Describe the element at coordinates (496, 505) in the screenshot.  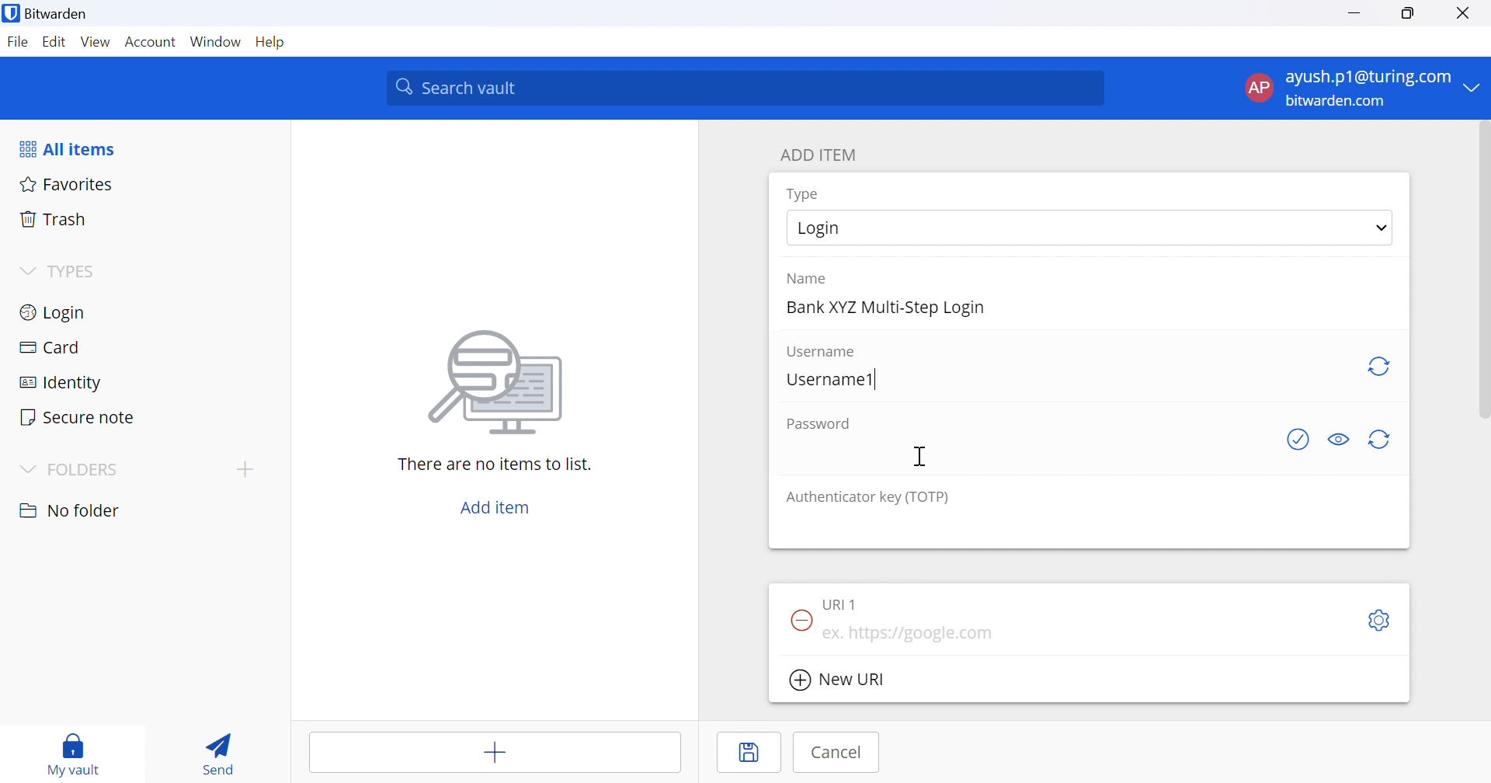
I see `Add item` at that location.